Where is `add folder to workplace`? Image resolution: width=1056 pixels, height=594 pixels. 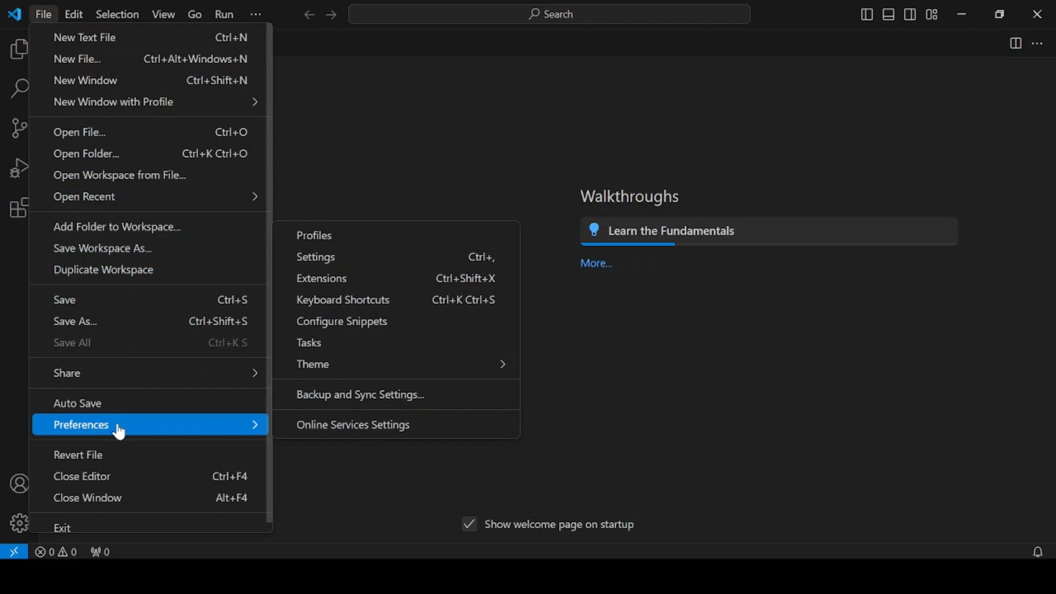 add folder to workplace is located at coordinates (119, 227).